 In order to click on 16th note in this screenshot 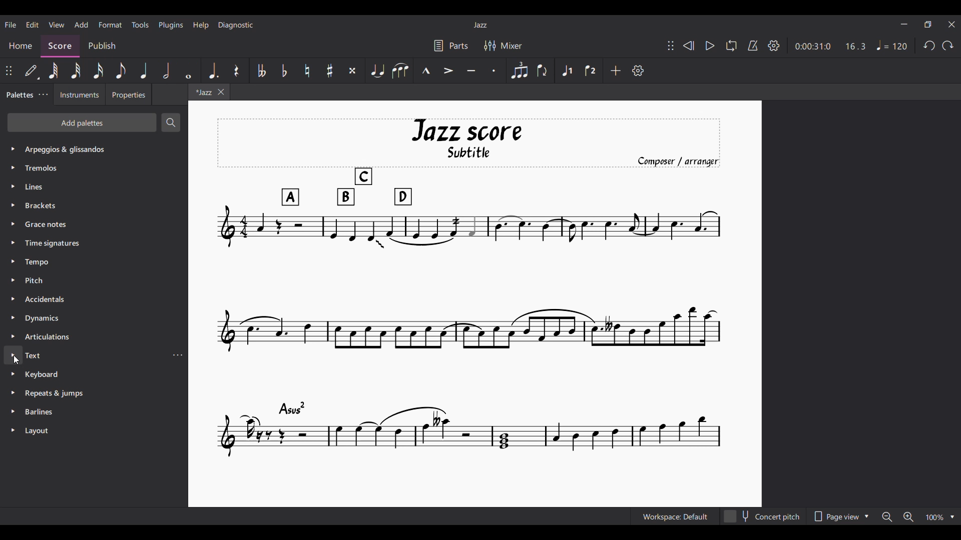, I will do `click(98, 70)`.